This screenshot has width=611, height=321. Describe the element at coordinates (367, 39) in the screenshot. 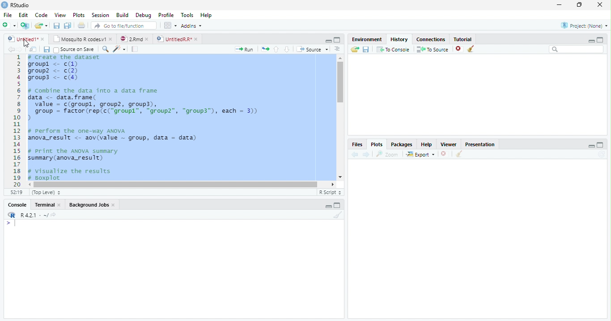

I see `Environment` at that location.